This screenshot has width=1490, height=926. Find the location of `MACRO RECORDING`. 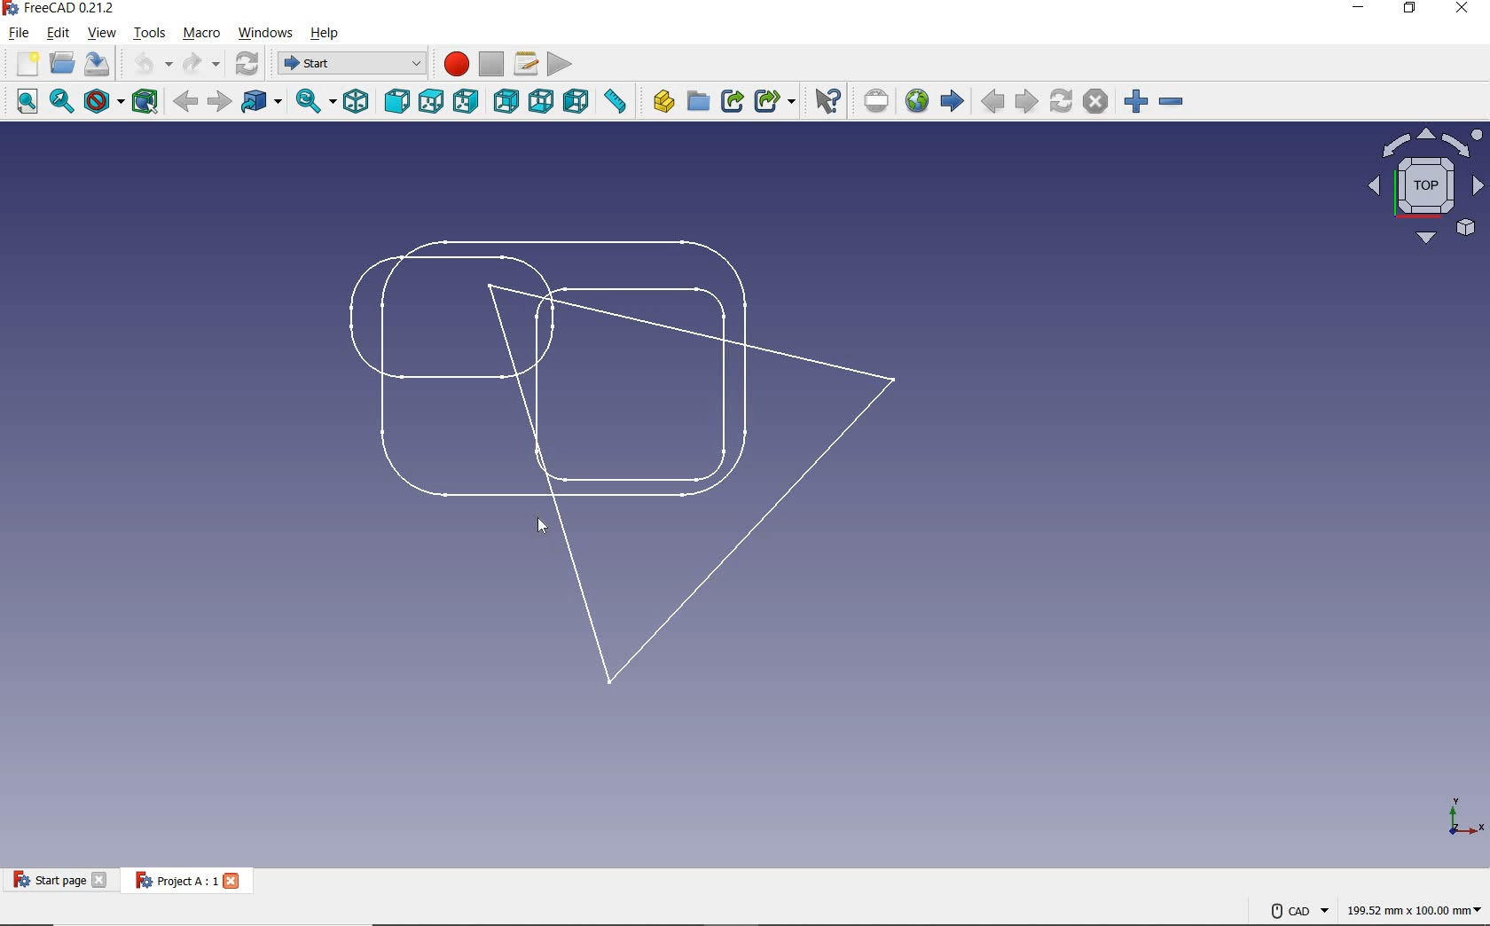

MACRO RECORDING is located at coordinates (451, 62).